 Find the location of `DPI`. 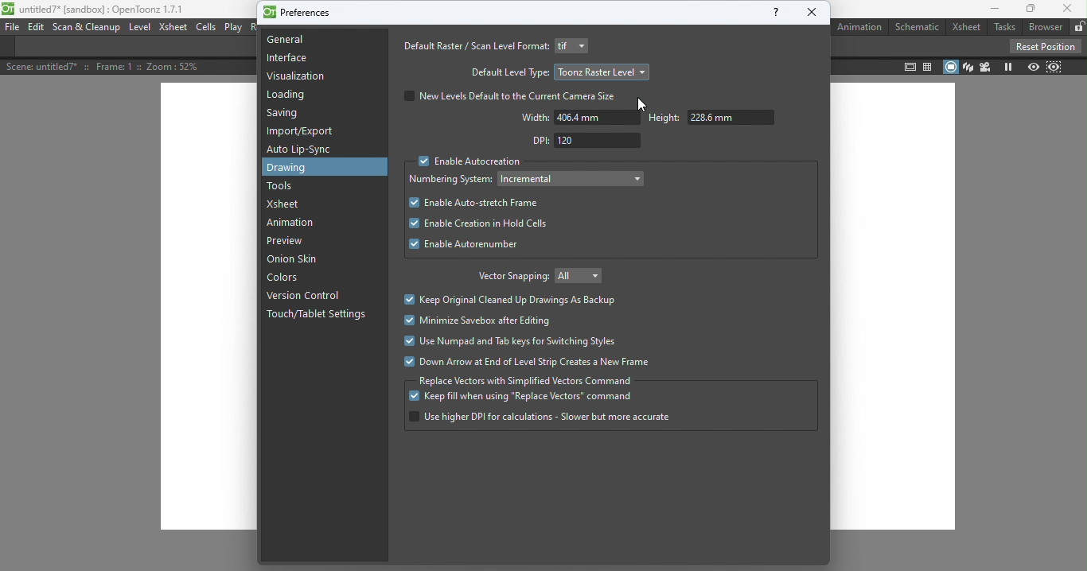

DPI is located at coordinates (584, 141).